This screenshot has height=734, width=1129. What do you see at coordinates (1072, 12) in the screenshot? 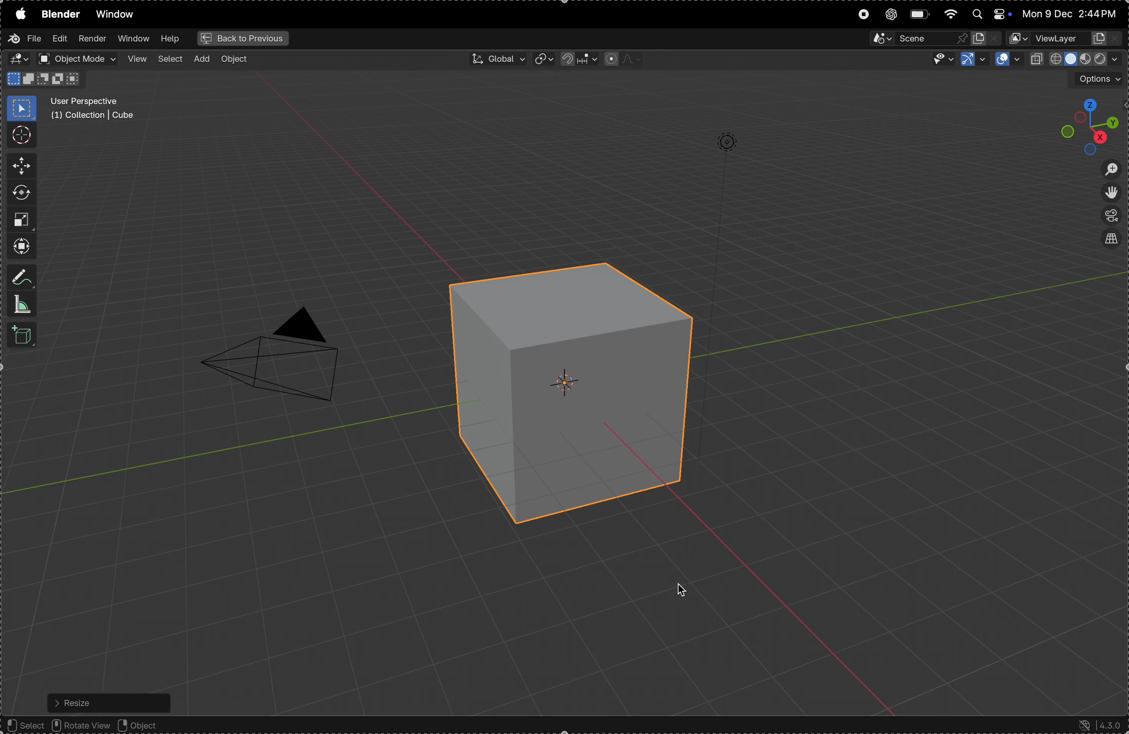
I see `date and time` at bounding box center [1072, 12].